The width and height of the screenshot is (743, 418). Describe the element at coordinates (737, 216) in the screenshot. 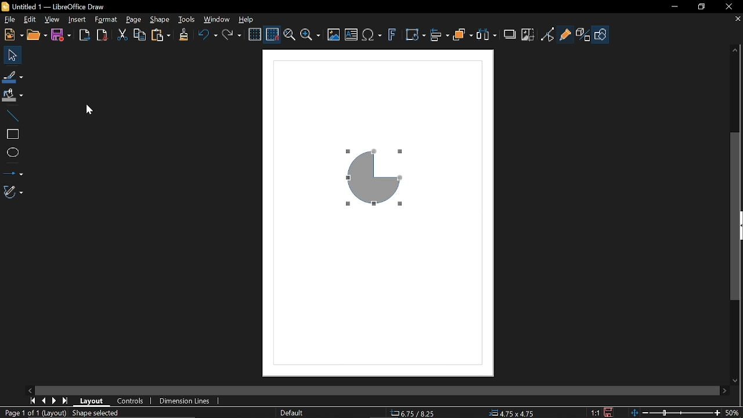

I see `Vertical scrollbar` at that location.